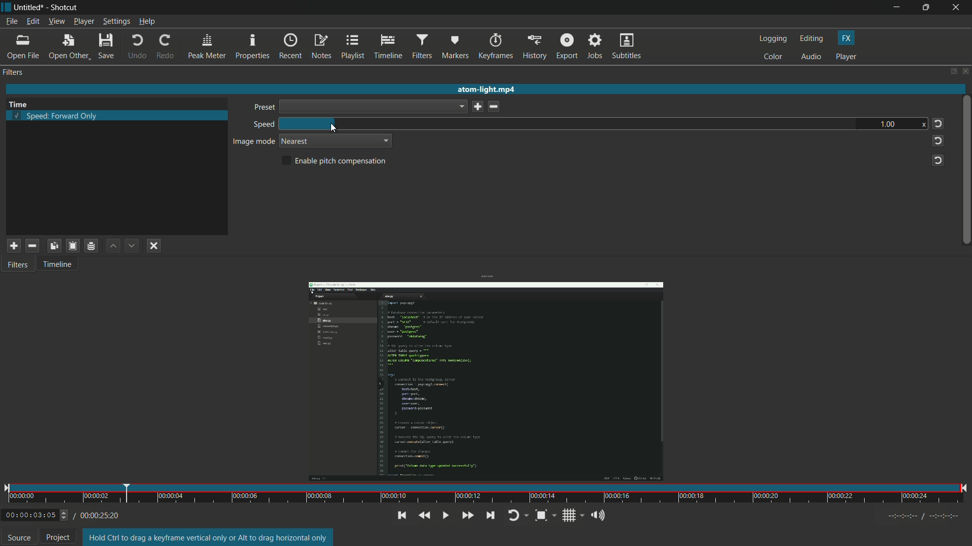  I want to click on reset to default, so click(937, 140).